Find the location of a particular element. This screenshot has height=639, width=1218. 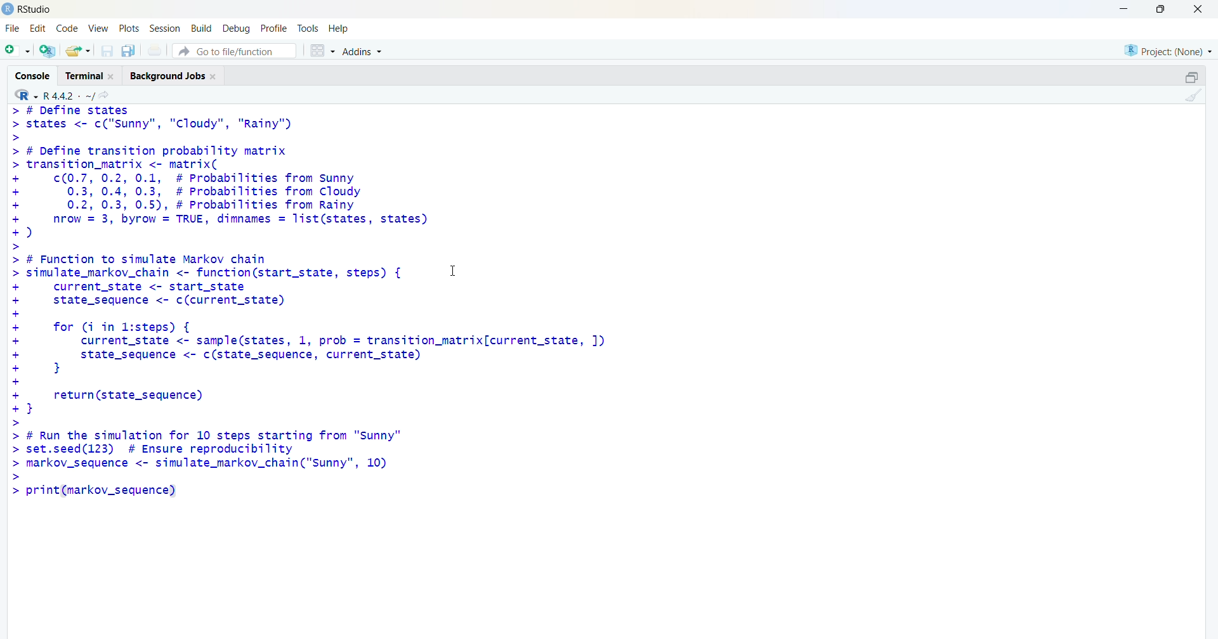

terminal is located at coordinates (91, 75).